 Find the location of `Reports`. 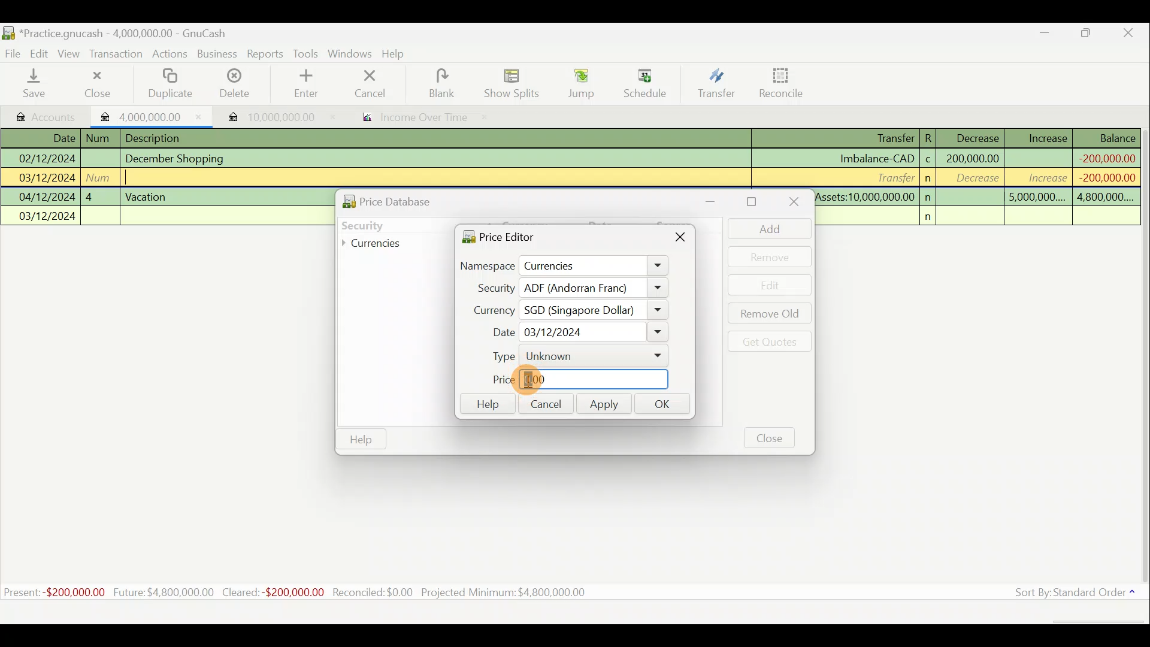

Reports is located at coordinates (265, 54).